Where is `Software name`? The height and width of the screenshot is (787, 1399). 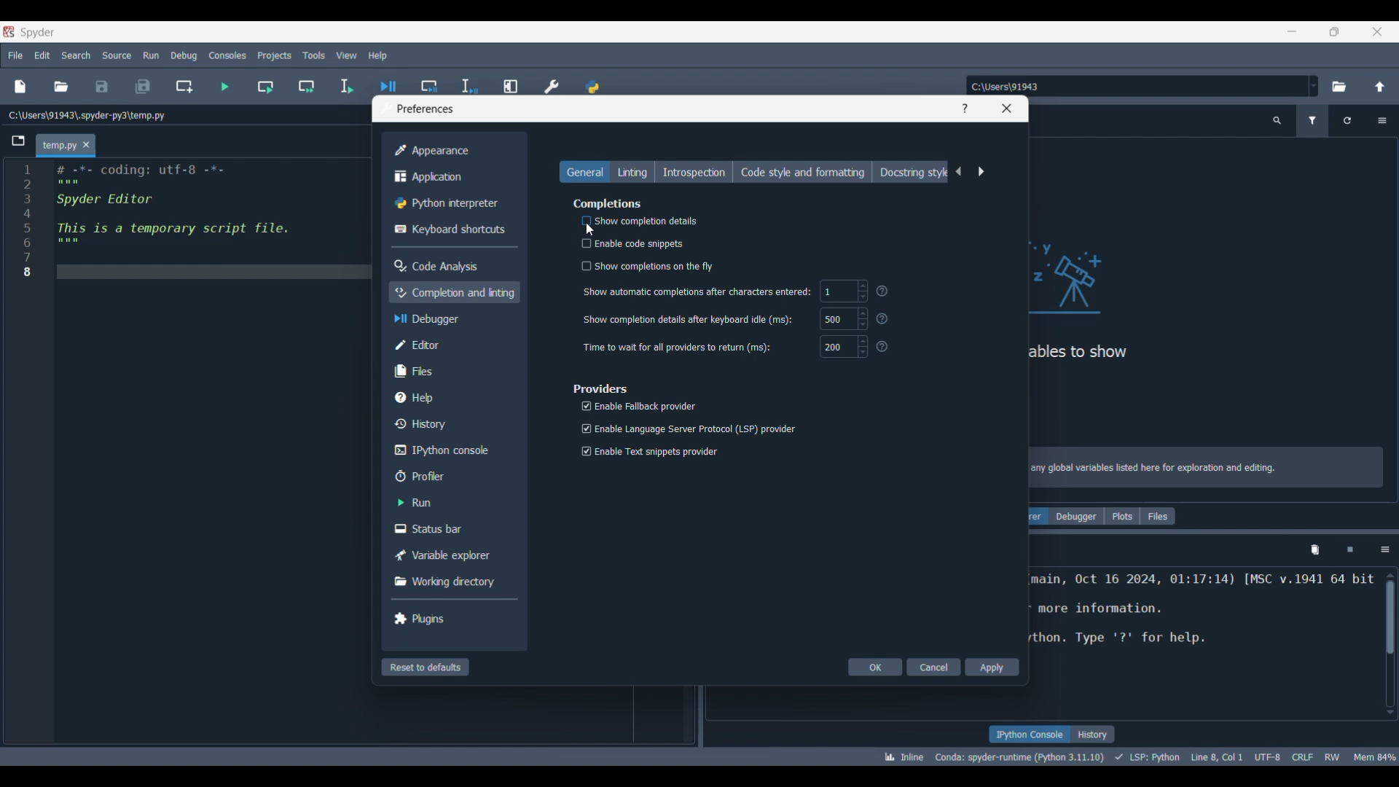
Software name is located at coordinates (38, 33).